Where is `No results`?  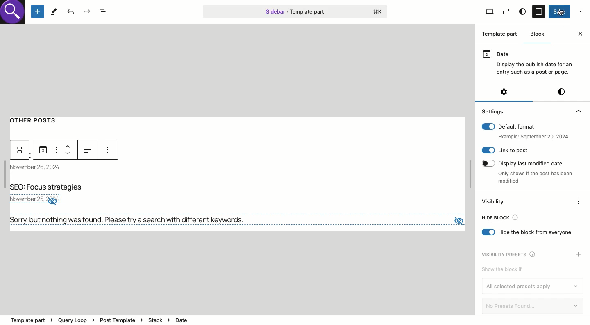 No results is located at coordinates (130, 220).